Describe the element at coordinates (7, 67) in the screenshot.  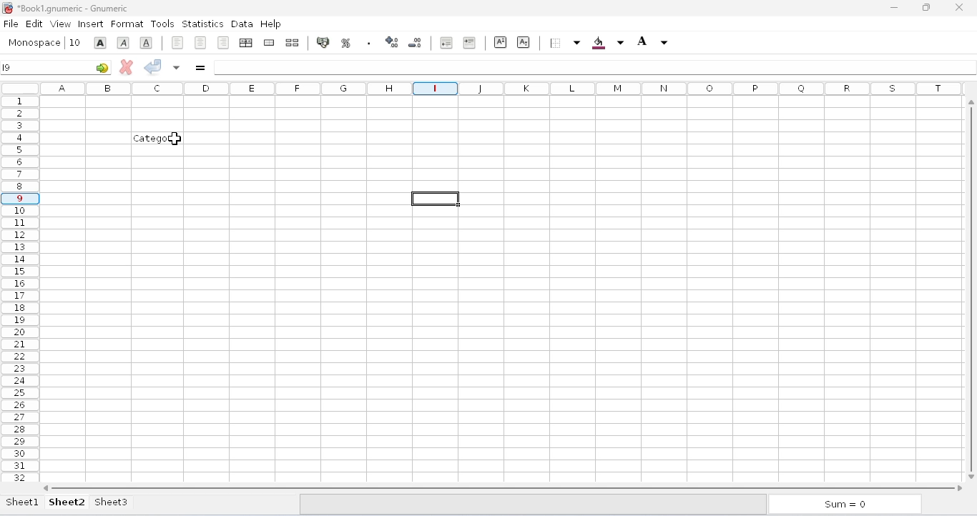
I see `I9` at that location.